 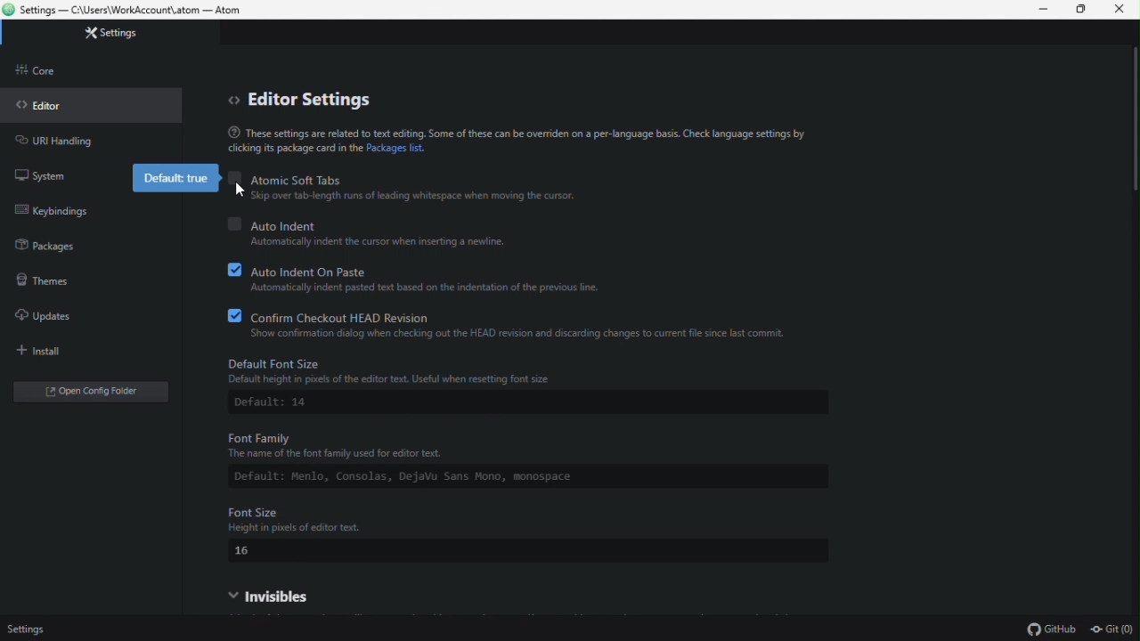 I want to click on Confirm check out head revision , so click(x=509, y=315).